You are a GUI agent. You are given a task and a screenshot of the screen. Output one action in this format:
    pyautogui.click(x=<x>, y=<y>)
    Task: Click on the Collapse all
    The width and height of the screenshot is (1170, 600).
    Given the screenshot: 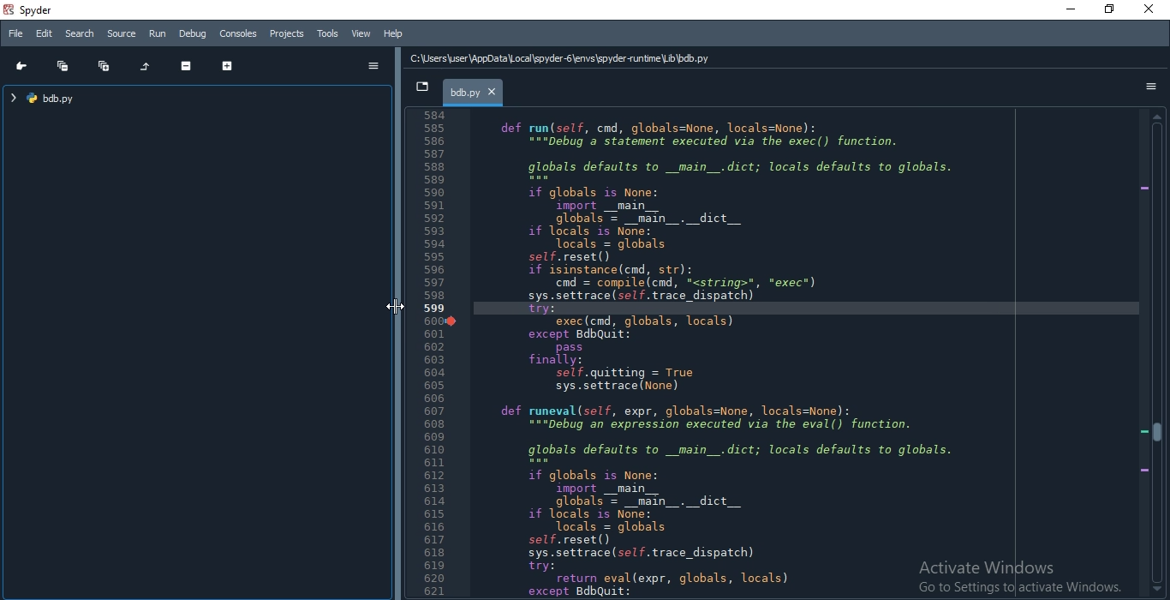 What is the action you would take?
    pyautogui.click(x=62, y=66)
    